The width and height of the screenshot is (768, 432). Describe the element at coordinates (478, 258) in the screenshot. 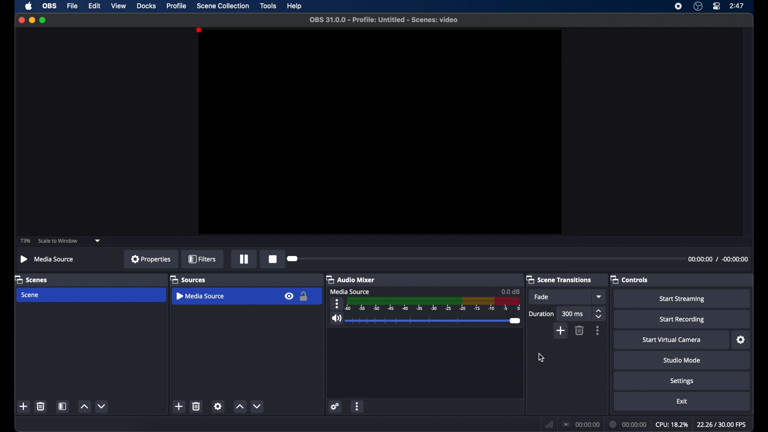

I see `Duration` at that location.